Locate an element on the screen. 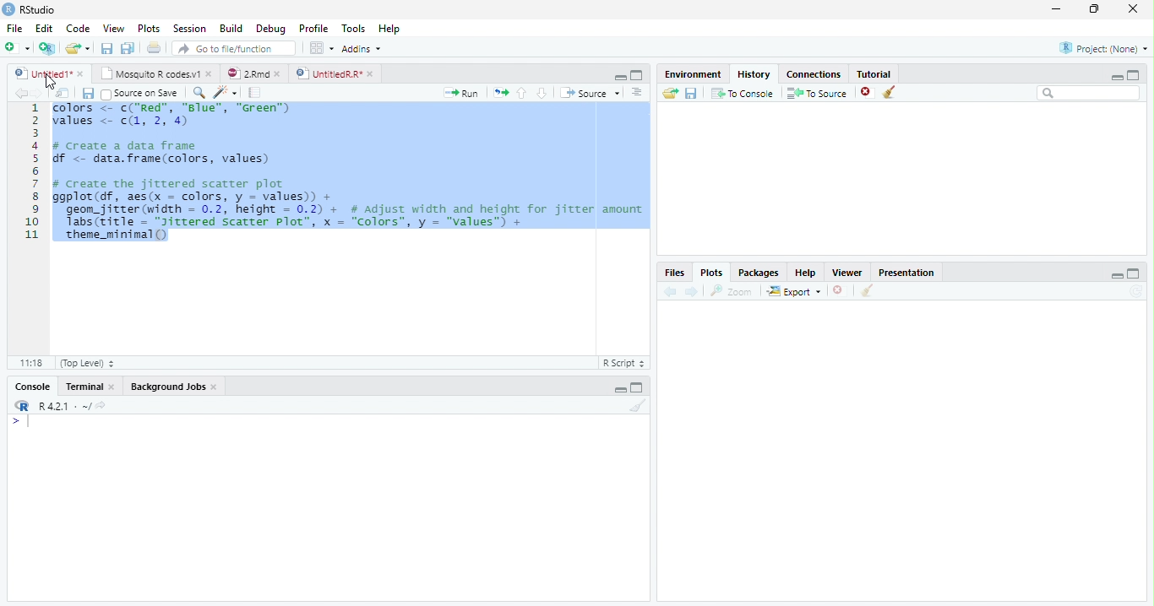  Open an existing file is located at coordinates (71, 48).